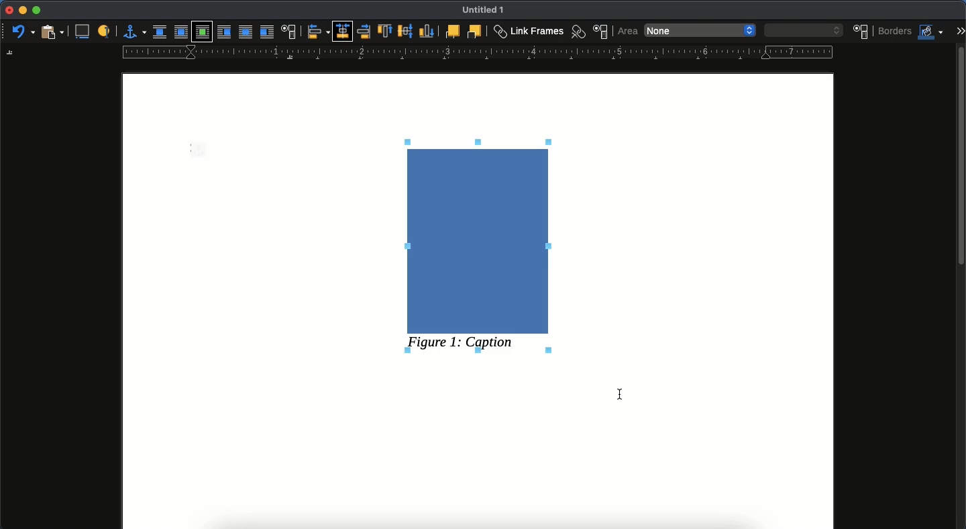 The width and height of the screenshot is (966, 529). What do you see at coordinates (477, 241) in the screenshot?
I see `image` at bounding box center [477, 241].